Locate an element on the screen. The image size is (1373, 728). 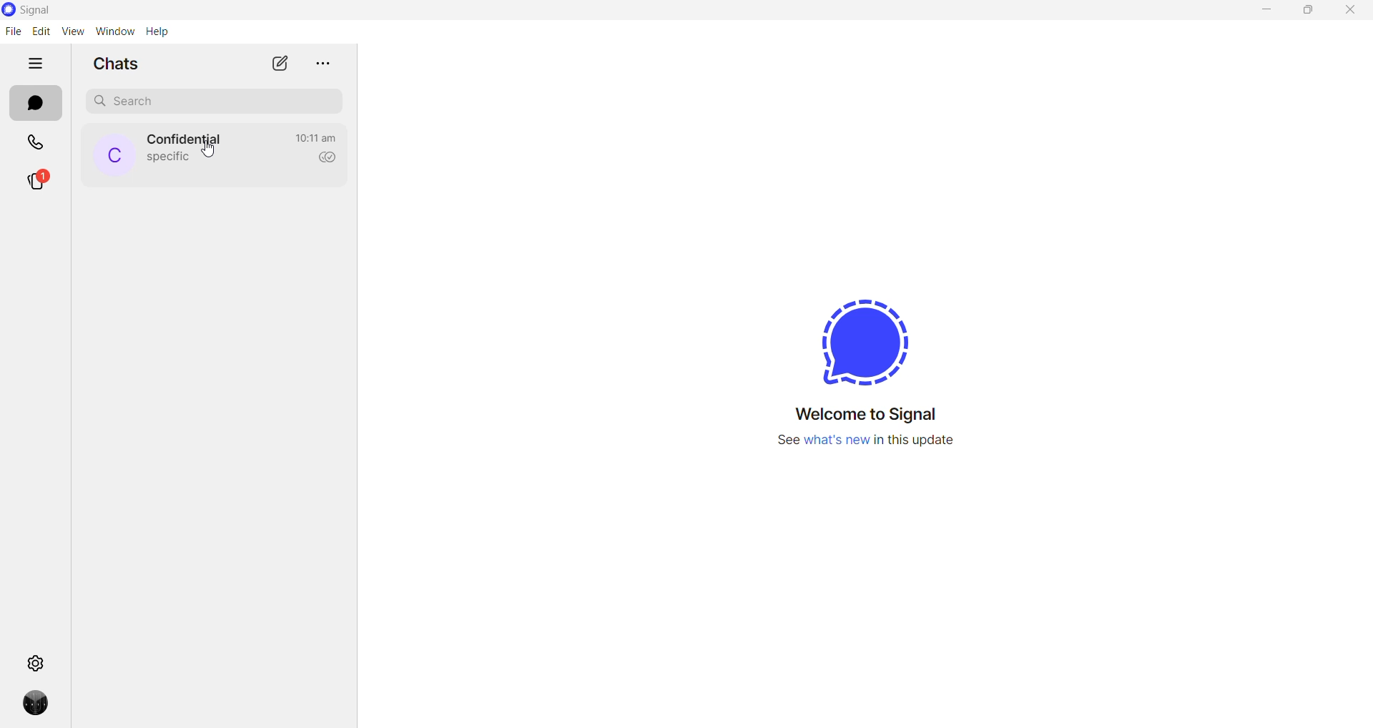
chats is located at coordinates (33, 104).